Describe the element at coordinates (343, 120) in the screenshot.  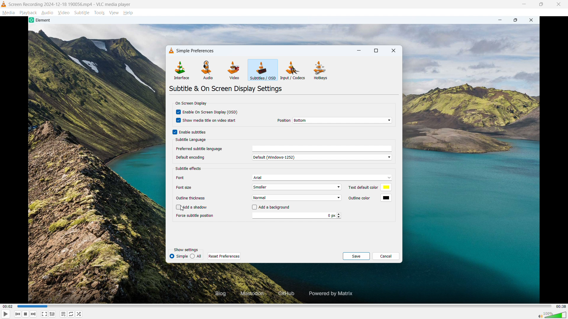
I see `Bottom` at that location.